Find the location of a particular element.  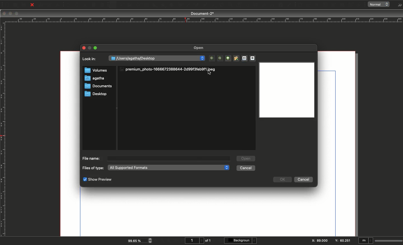

Cut is located at coordinates (85, 5).